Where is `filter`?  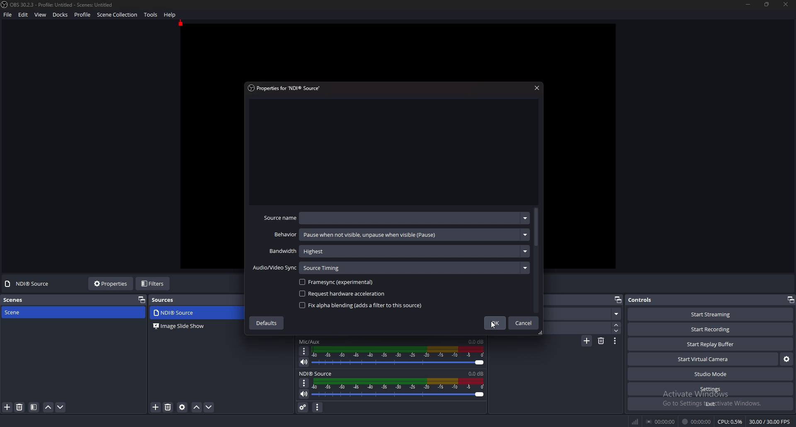 filter is located at coordinates (33, 407).